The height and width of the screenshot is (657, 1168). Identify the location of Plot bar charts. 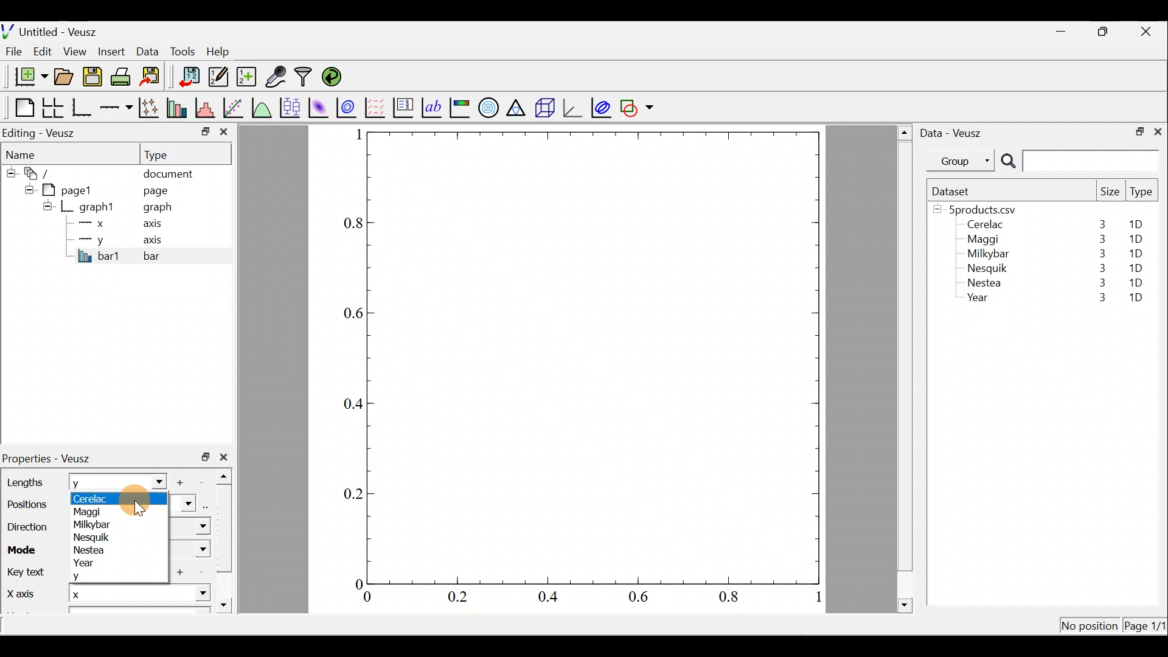
(178, 106).